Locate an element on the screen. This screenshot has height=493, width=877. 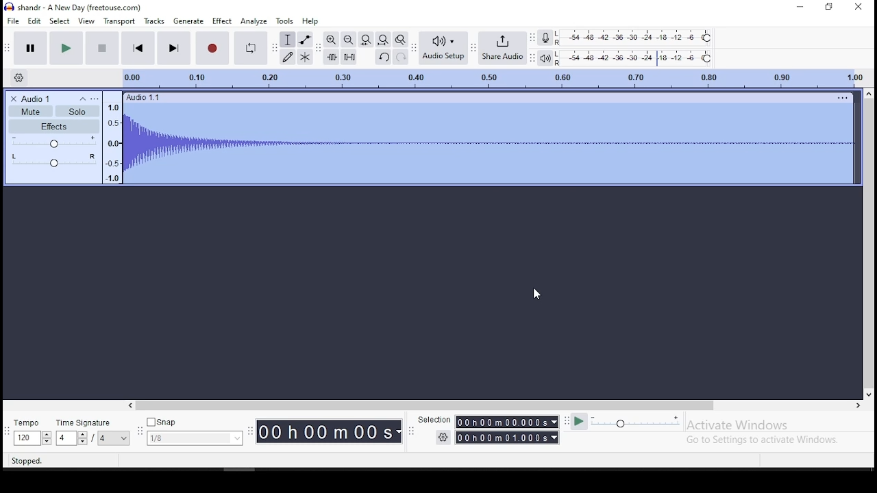
restore is located at coordinates (828, 7).